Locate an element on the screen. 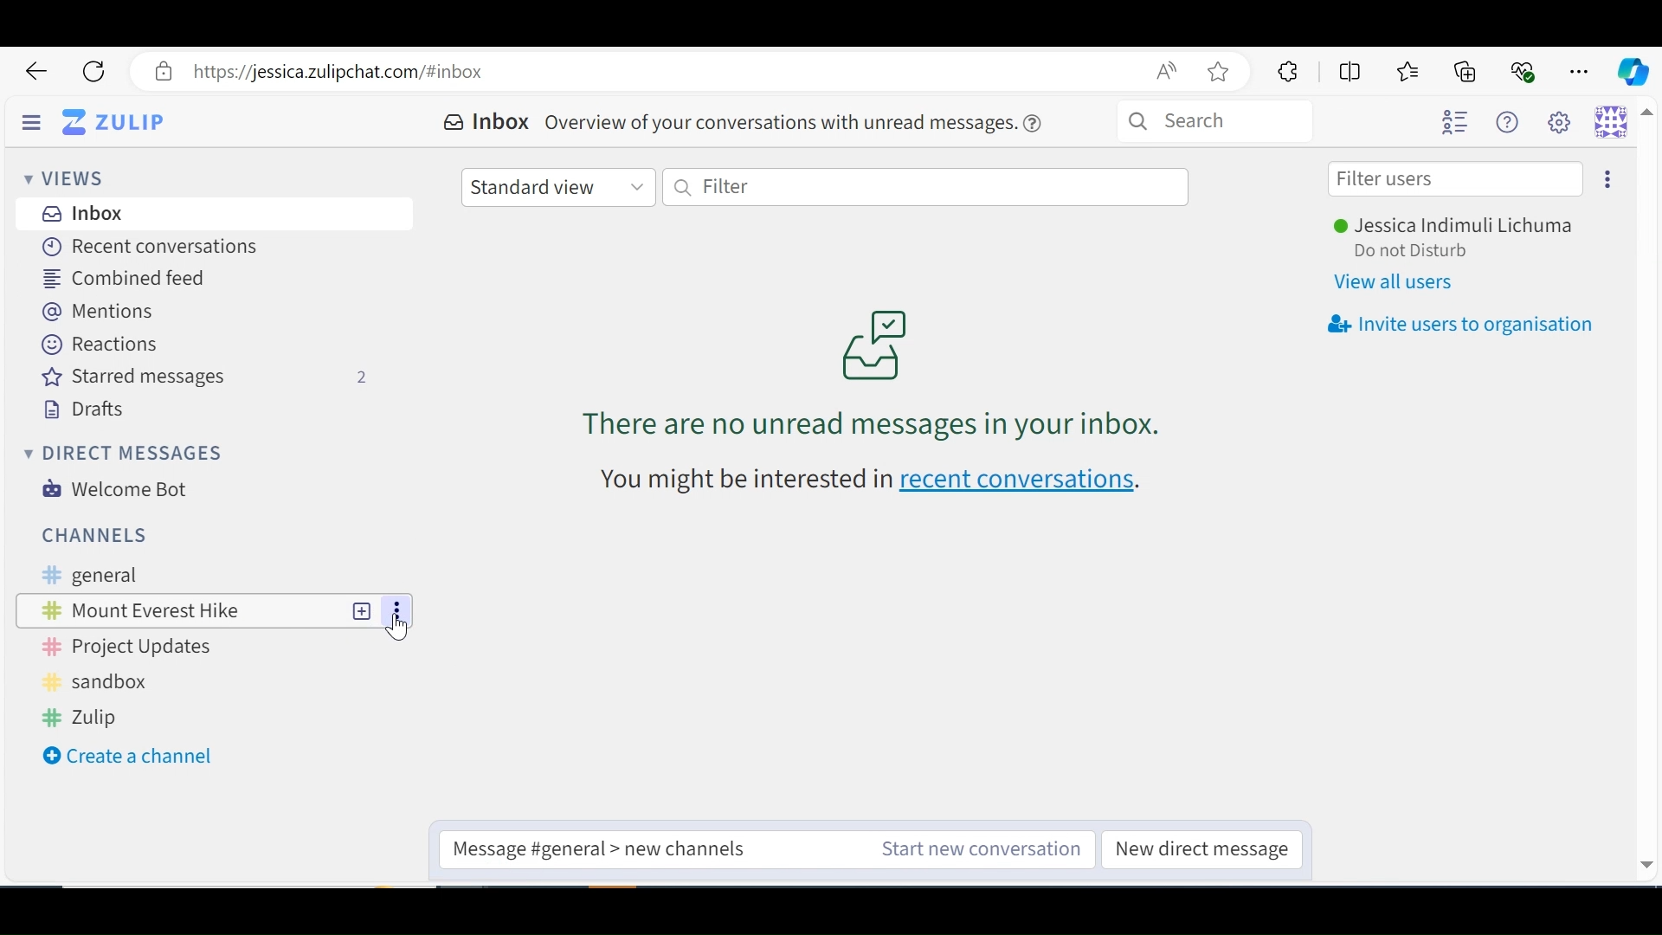 Image resolution: width=1662 pixels, height=935 pixels. Views is located at coordinates (63, 177).